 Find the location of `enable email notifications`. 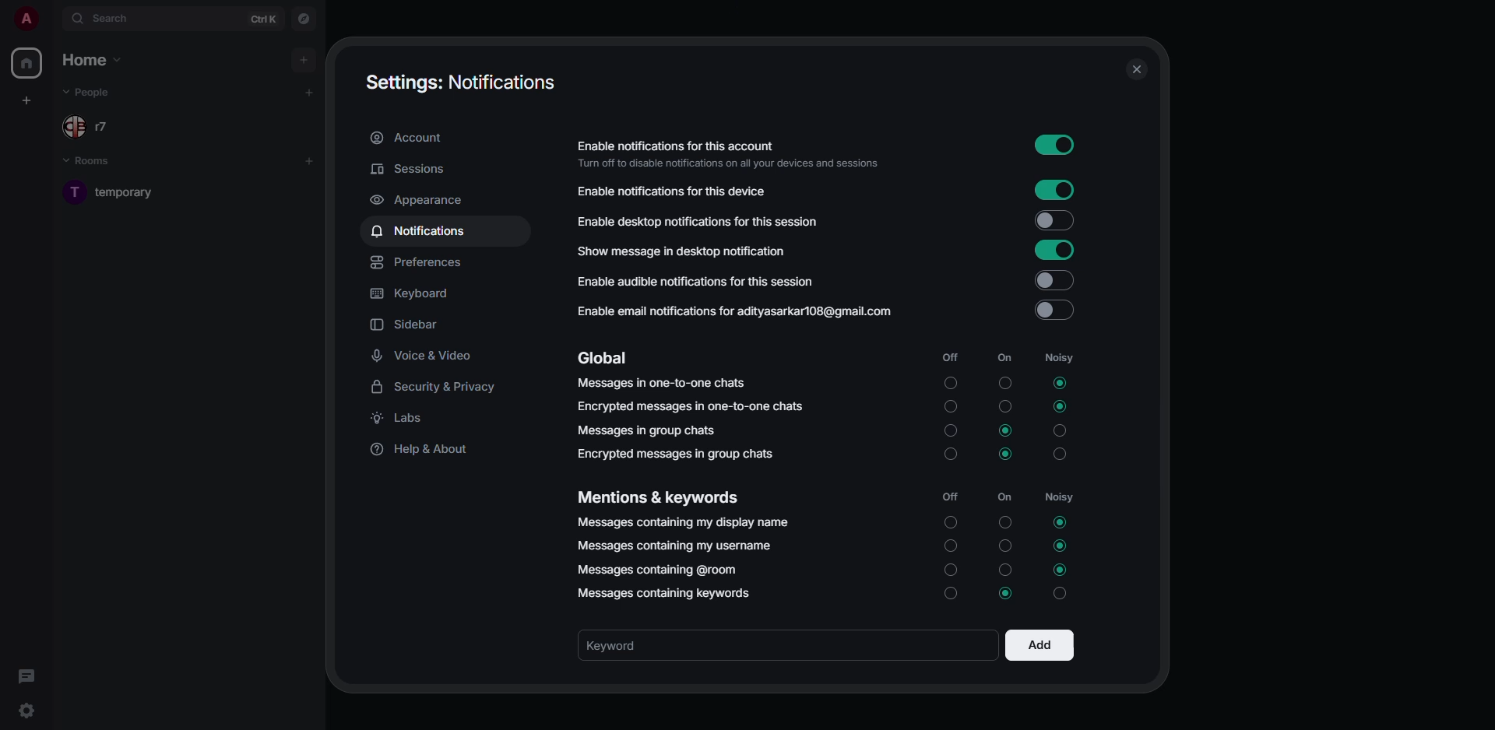

enable email notifications is located at coordinates (733, 310).